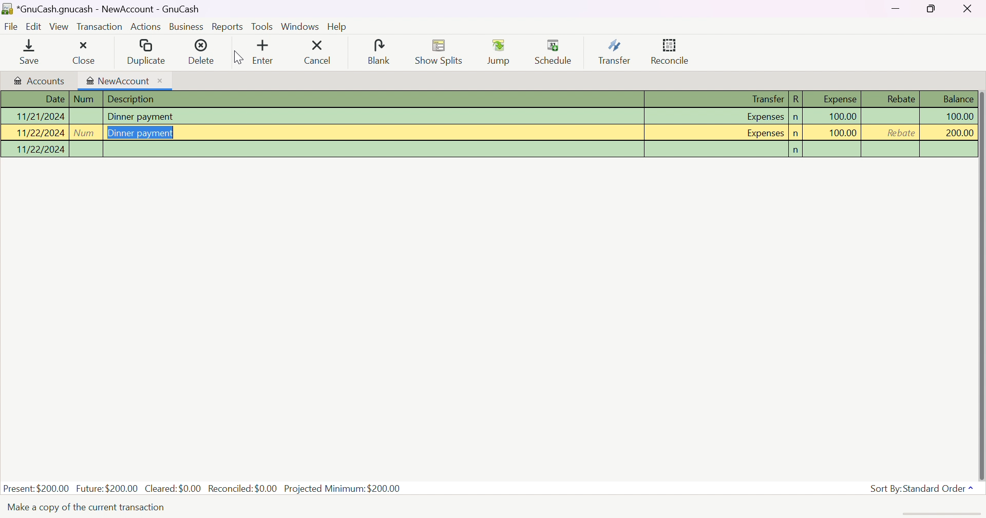  I want to click on R, so click(797, 99).